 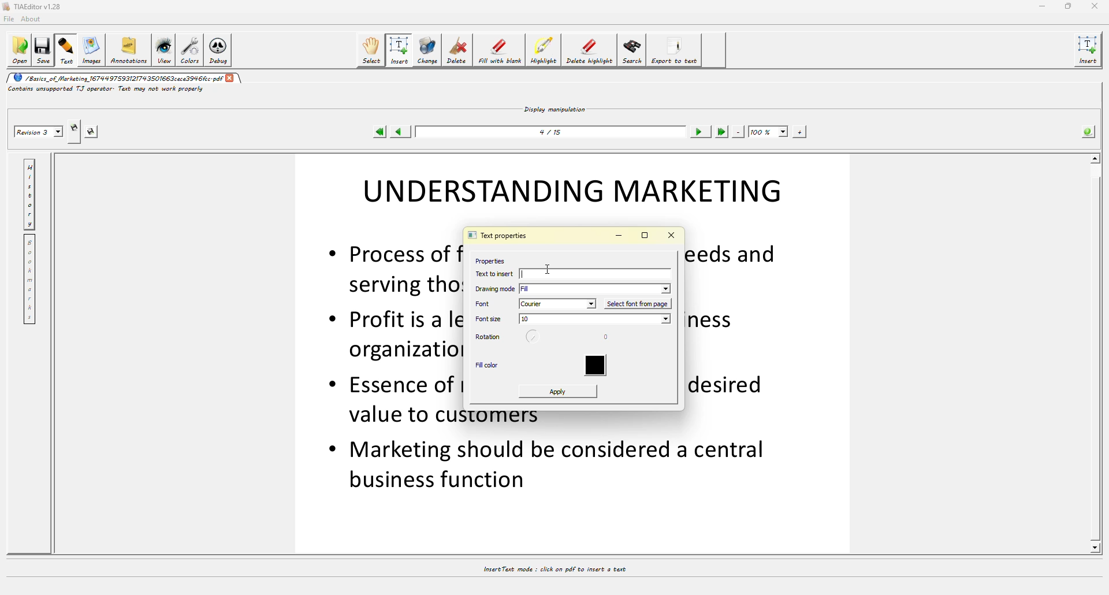 What do you see at coordinates (1094, 6) in the screenshot?
I see `close` at bounding box center [1094, 6].